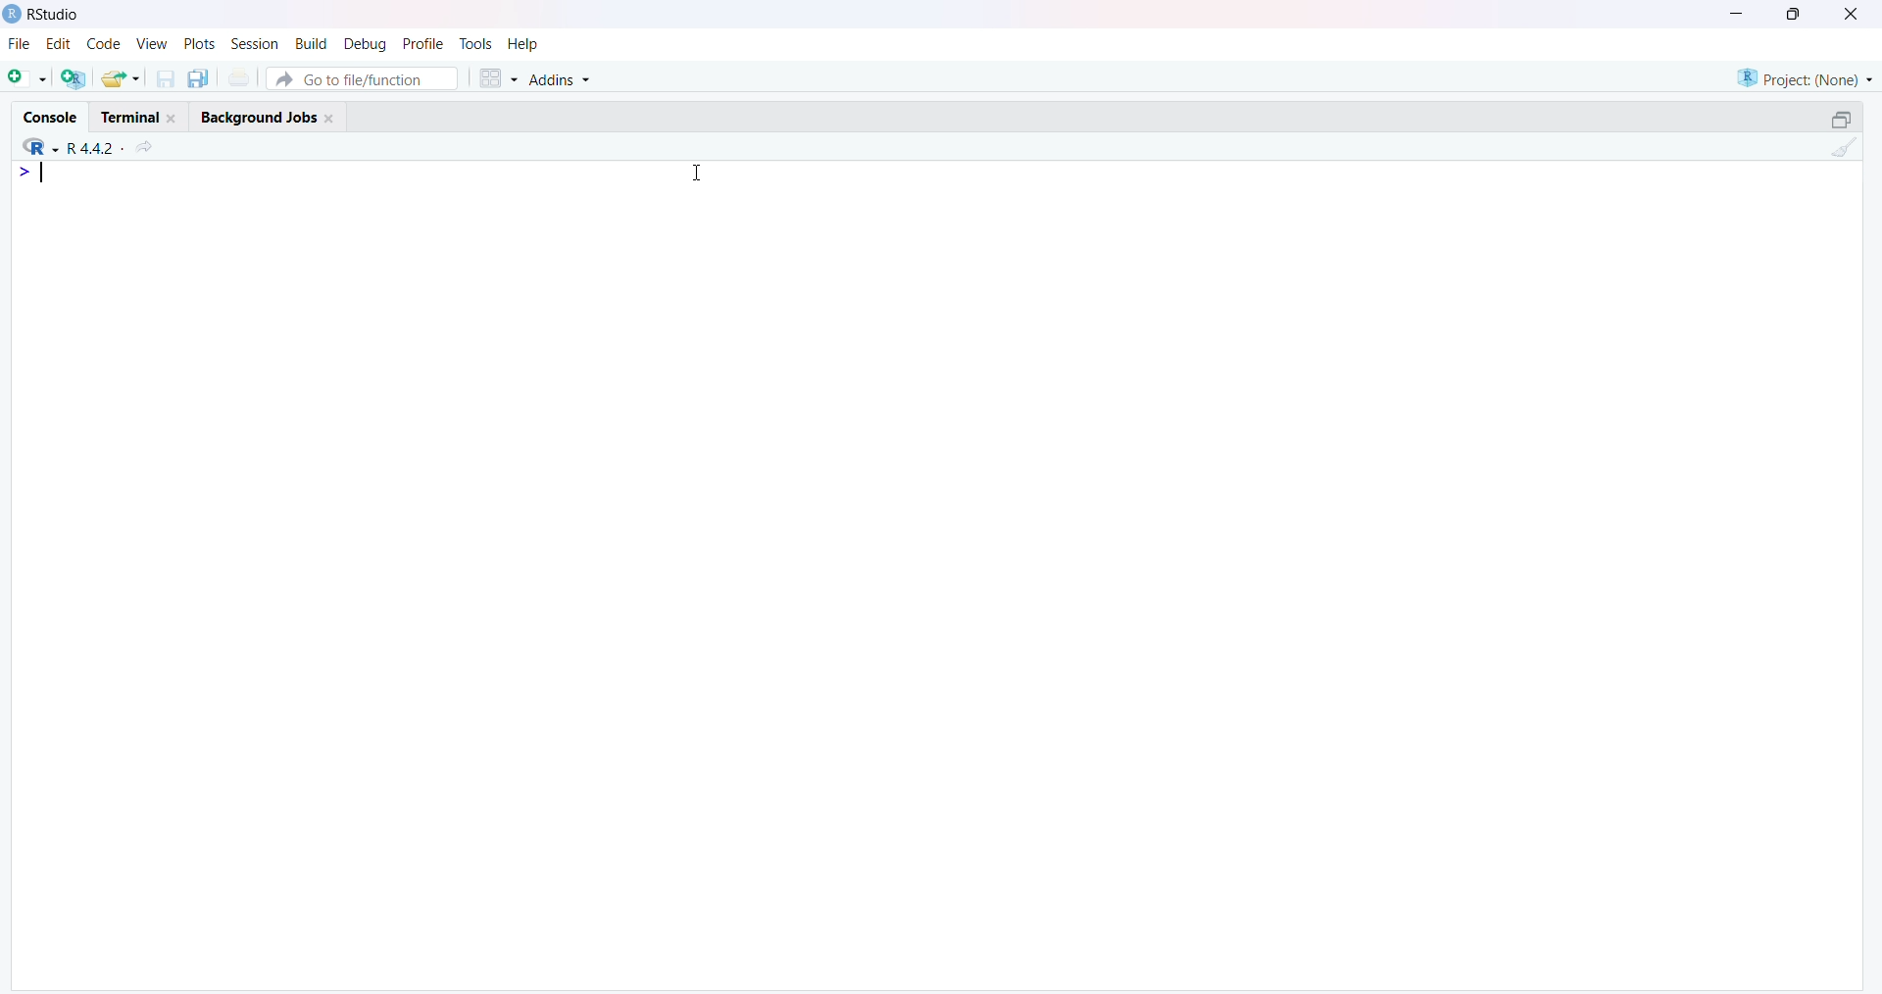  What do you see at coordinates (17, 47) in the screenshot?
I see `File` at bounding box center [17, 47].